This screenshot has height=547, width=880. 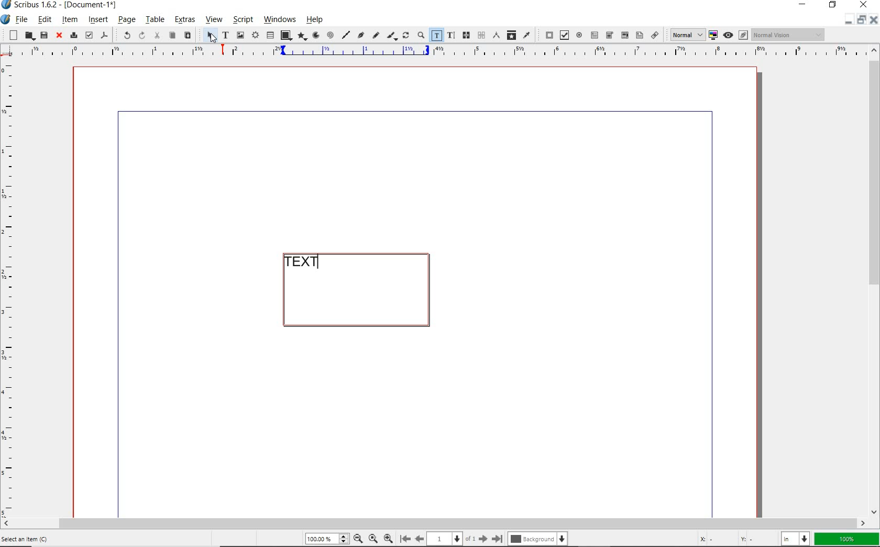 What do you see at coordinates (59, 36) in the screenshot?
I see `close` at bounding box center [59, 36].